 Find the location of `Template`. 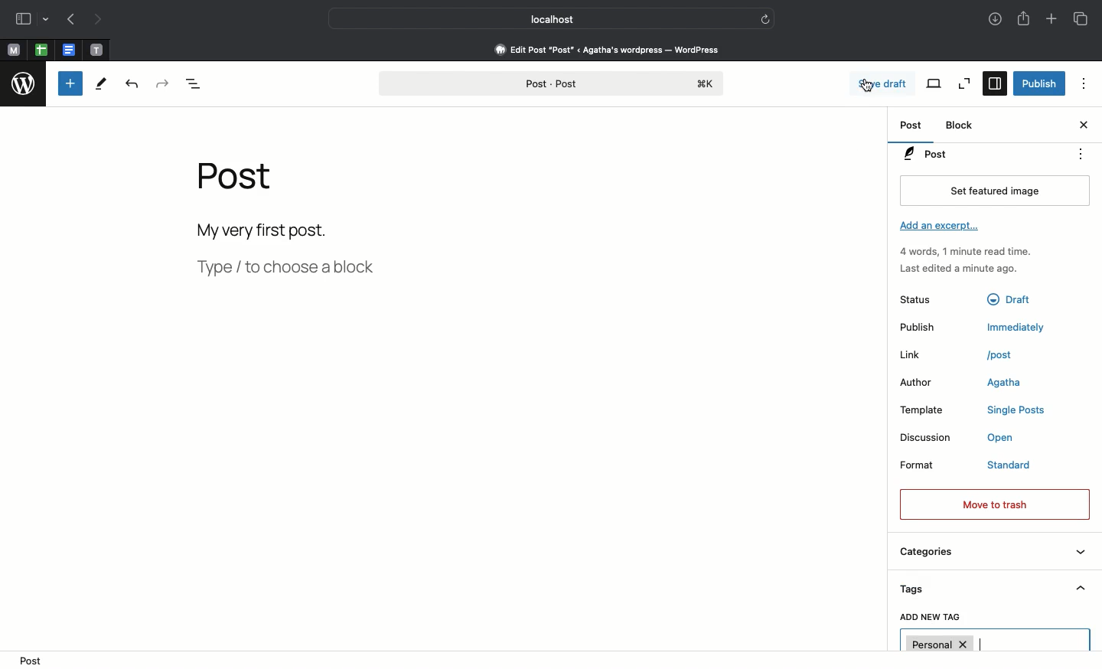

Template is located at coordinates (928, 409).